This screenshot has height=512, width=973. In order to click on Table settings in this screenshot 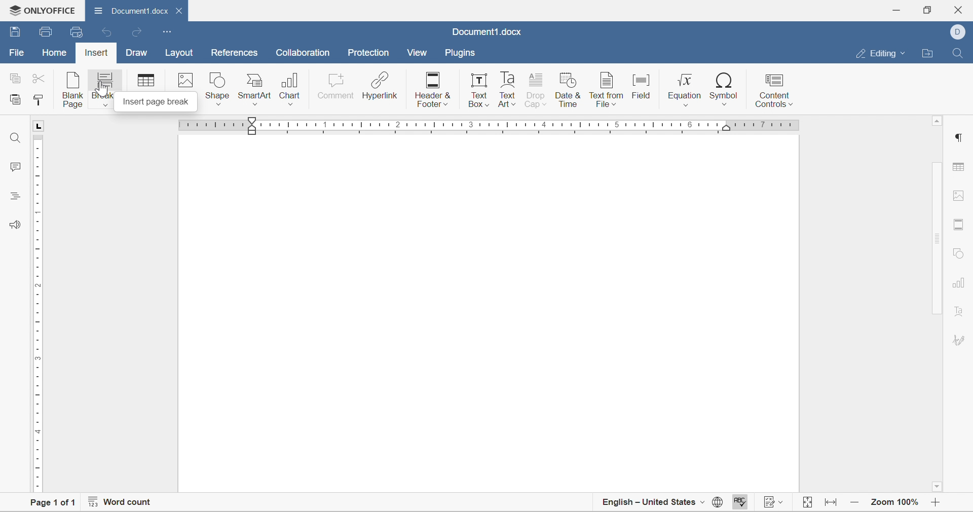, I will do `click(961, 166)`.